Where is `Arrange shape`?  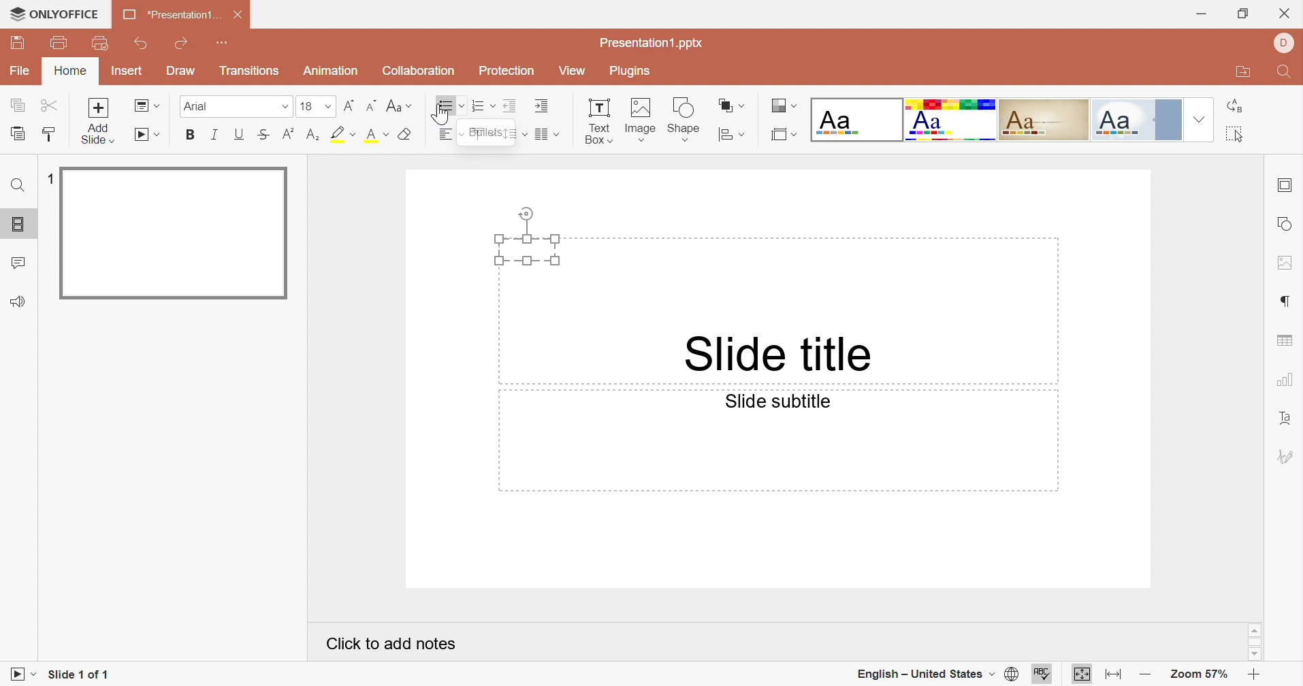 Arrange shape is located at coordinates (732, 105).